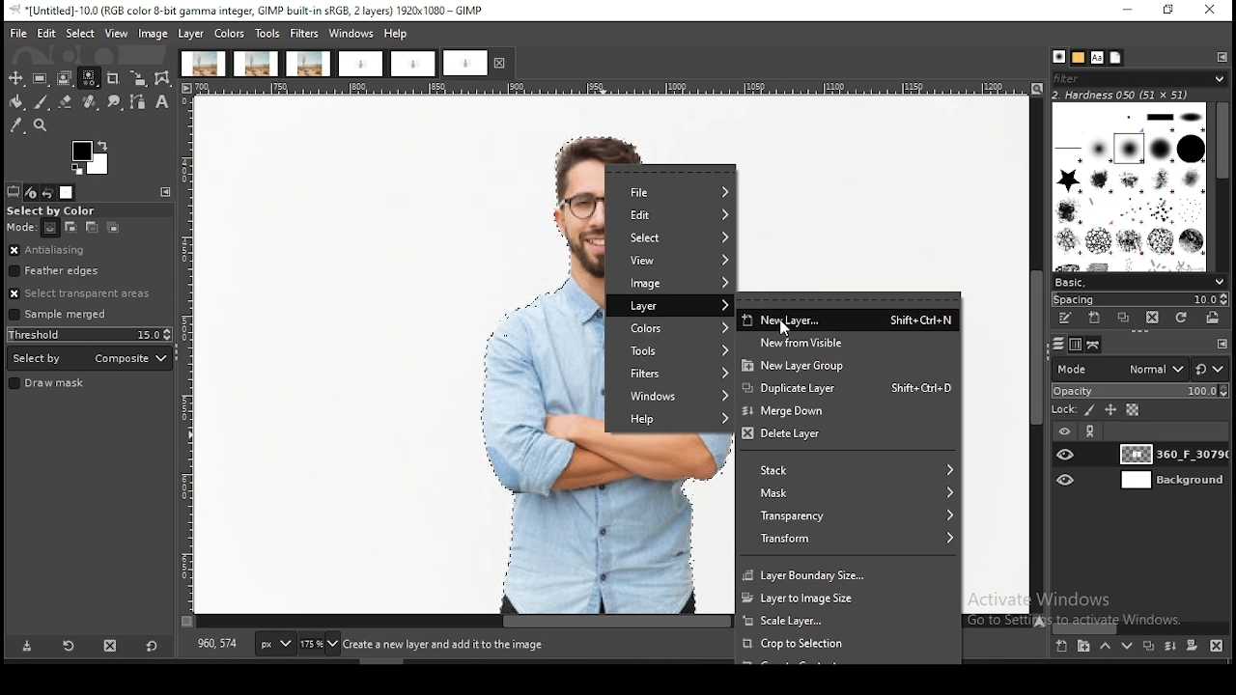 The height and width of the screenshot is (695, 1236). Describe the element at coordinates (1090, 411) in the screenshot. I see `lock pixels` at that location.